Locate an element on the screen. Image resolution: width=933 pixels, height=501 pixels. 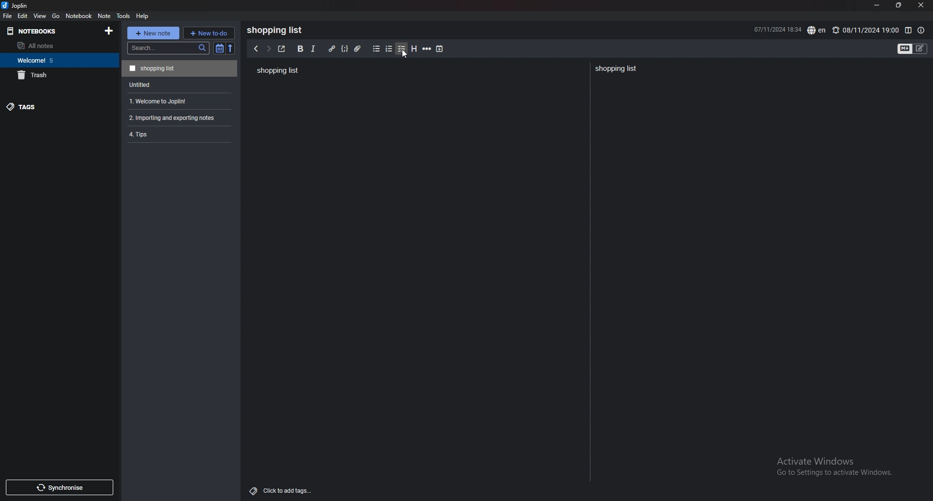
all notes is located at coordinates (55, 46).